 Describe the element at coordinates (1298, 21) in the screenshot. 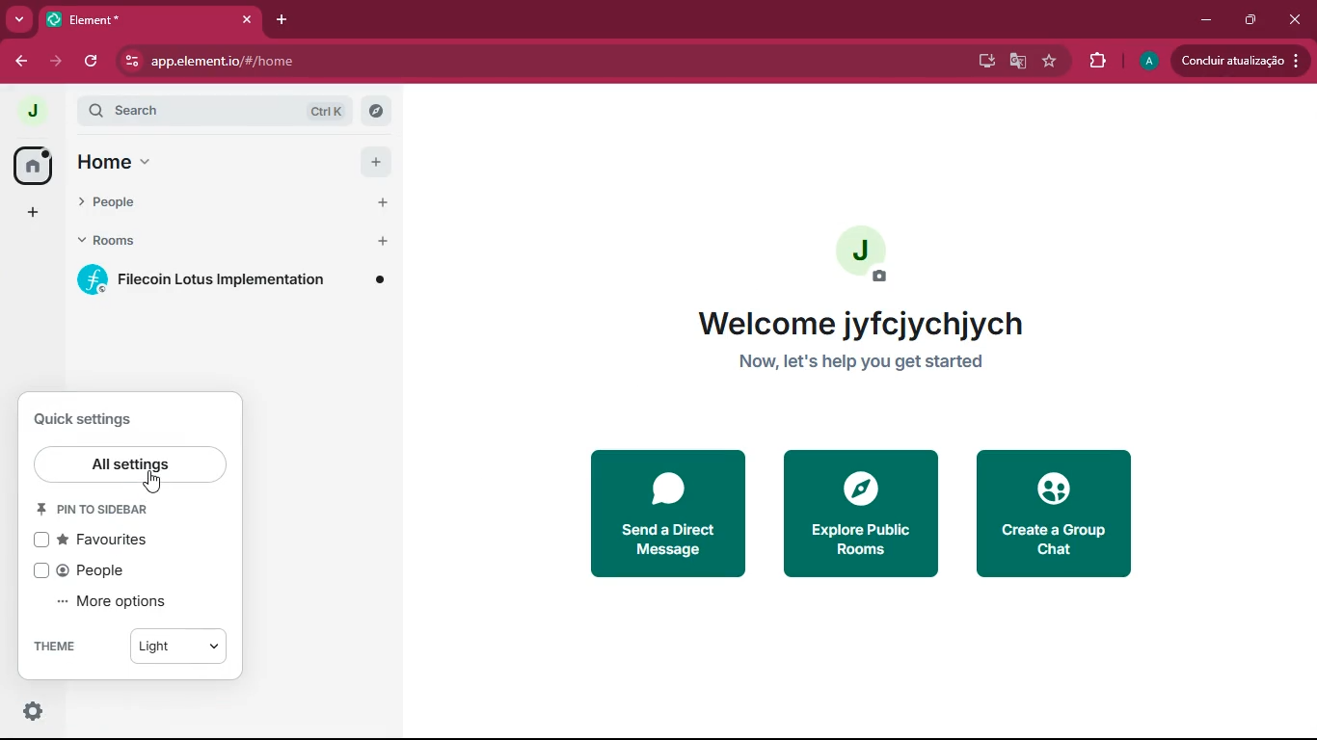

I see `click` at that location.